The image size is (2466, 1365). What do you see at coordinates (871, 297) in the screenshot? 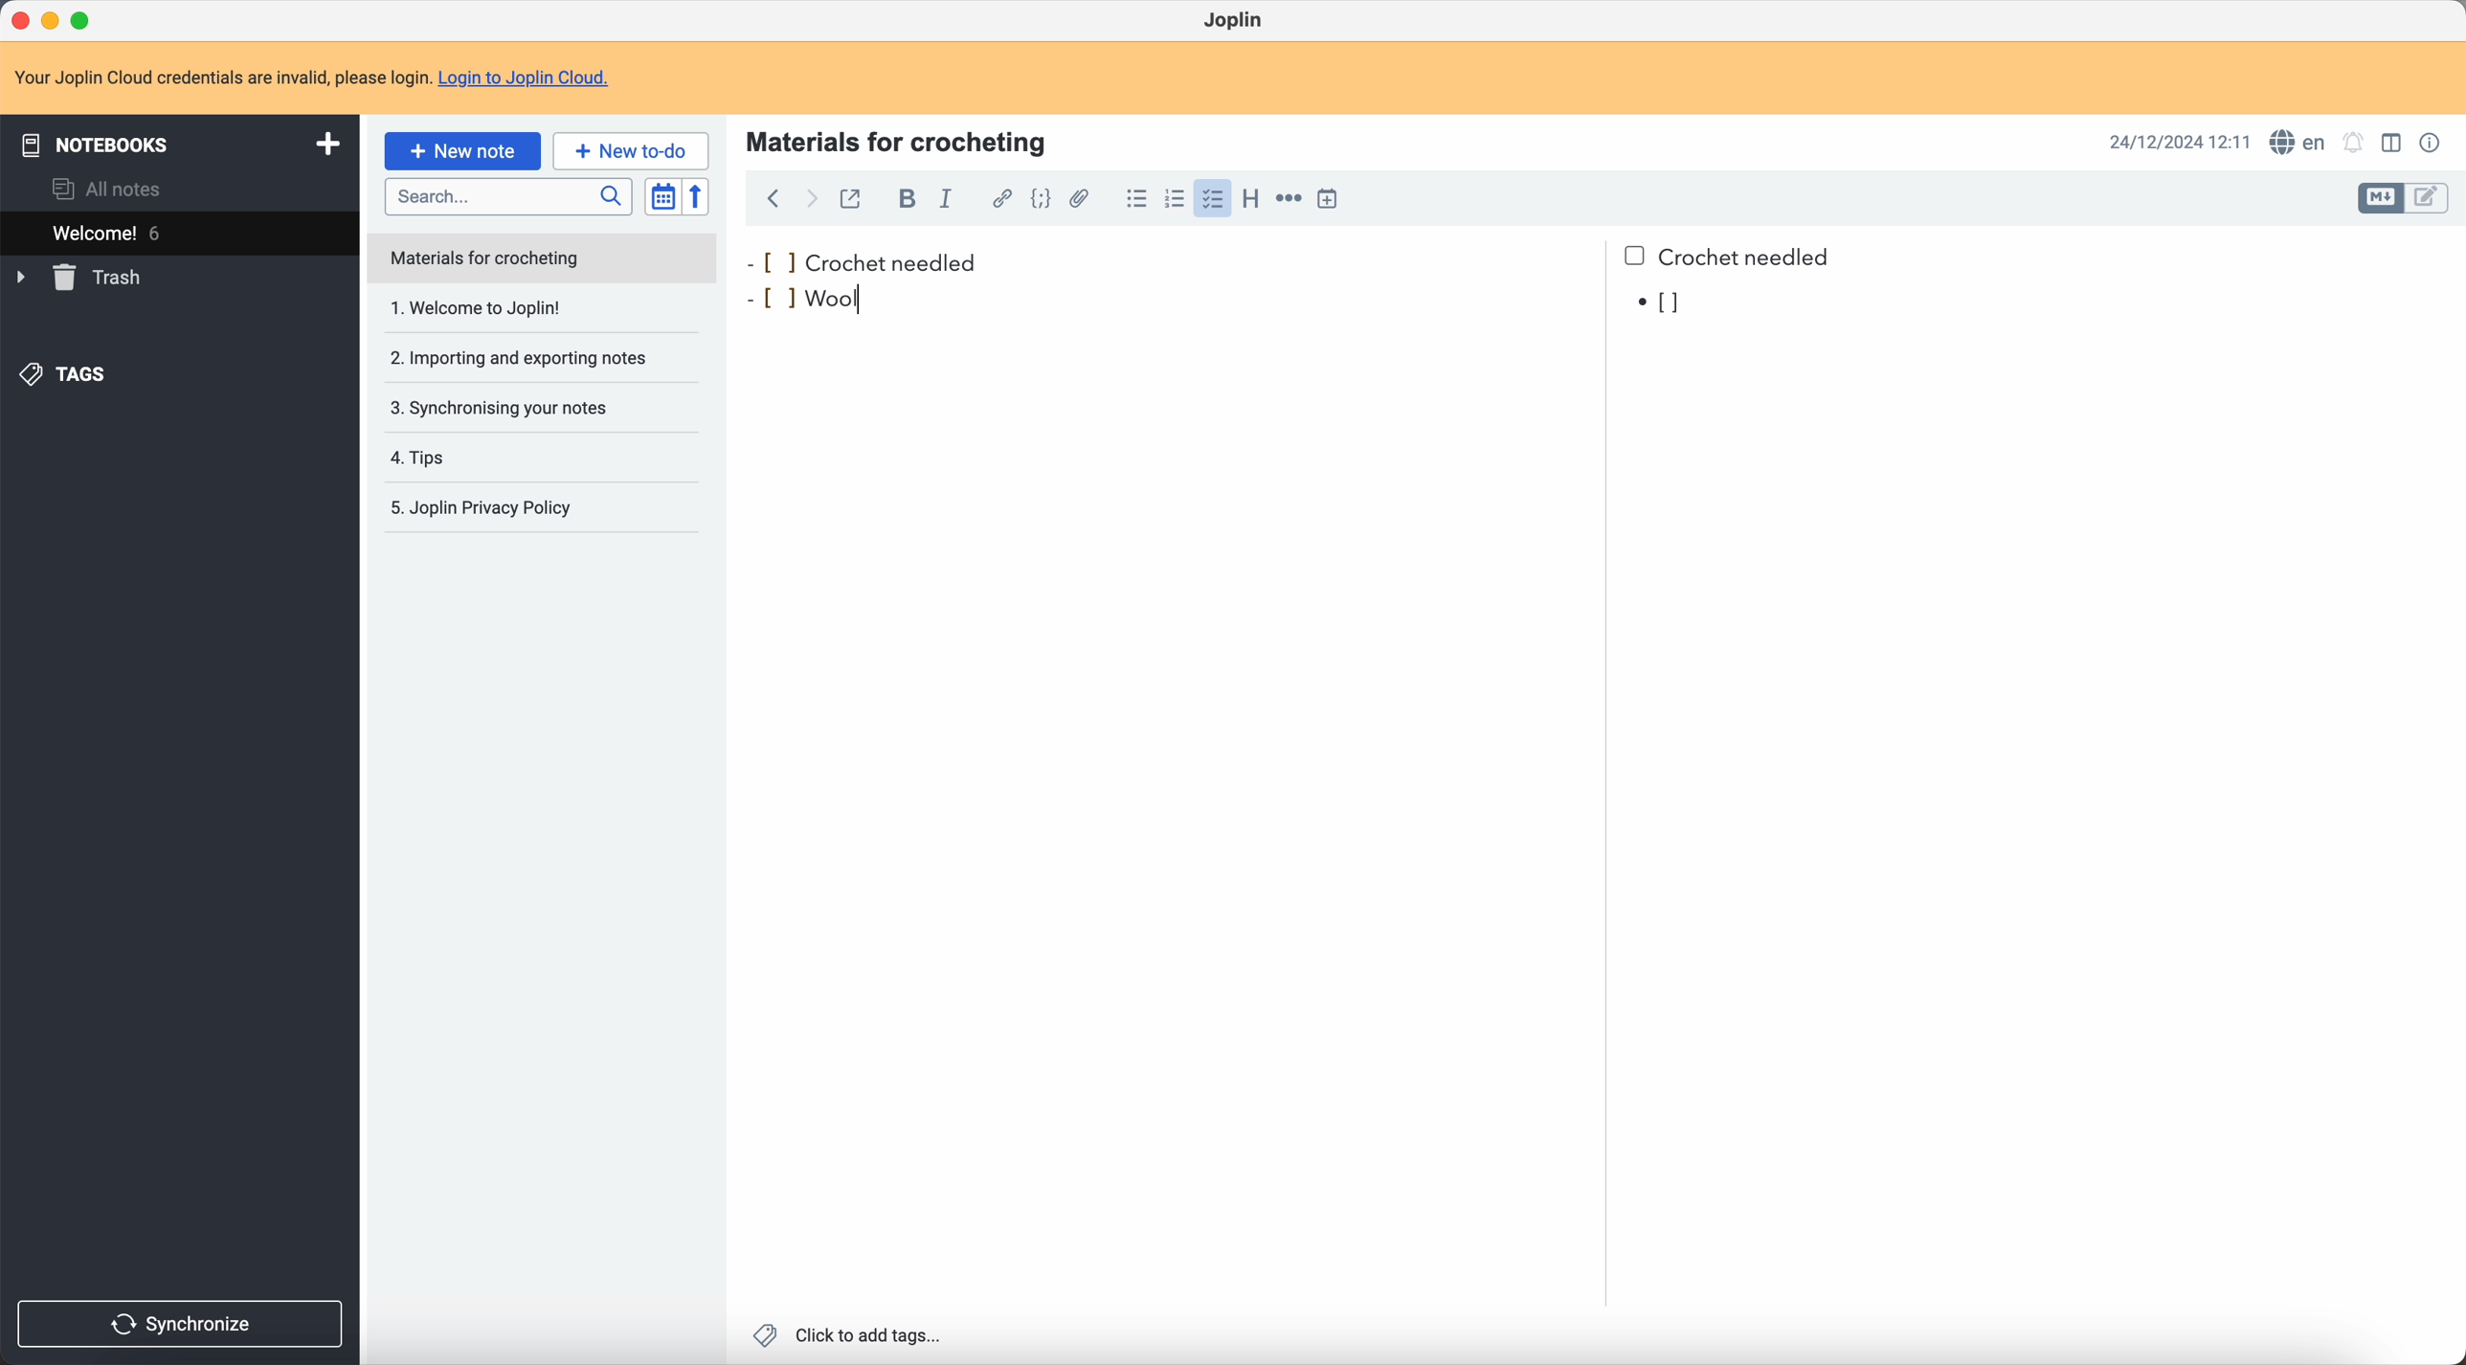
I see `Cursor` at bounding box center [871, 297].